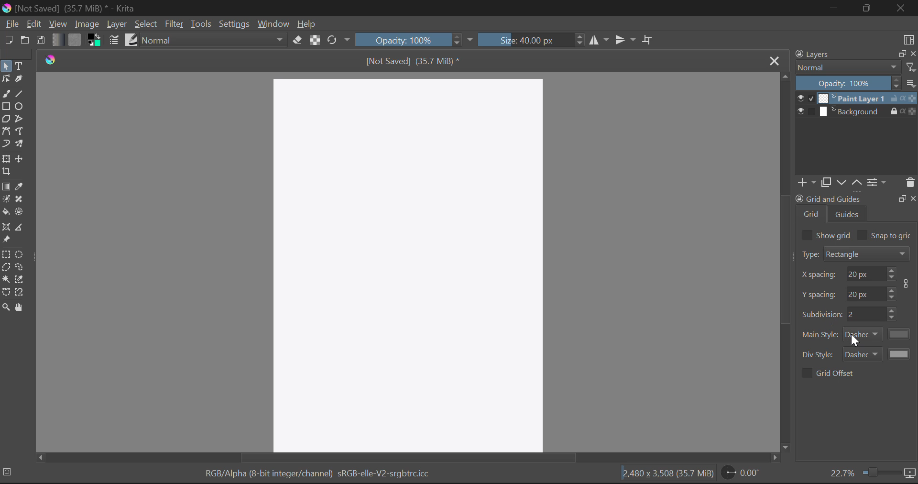  I want to click on Rectangular Selection, so click(7, 256).